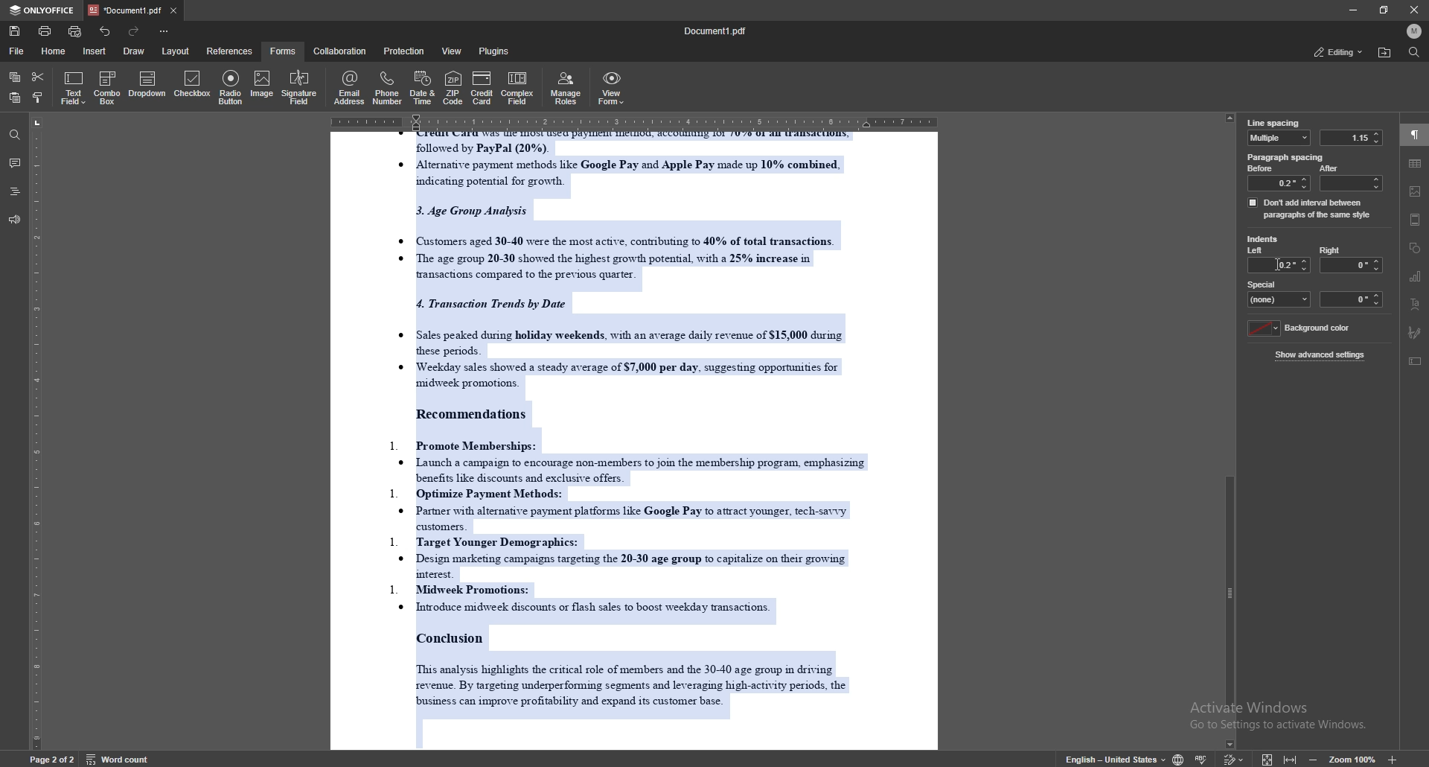  Describe the element at coordinates (1349, 177) in the screenshot. I see `after` at that location.